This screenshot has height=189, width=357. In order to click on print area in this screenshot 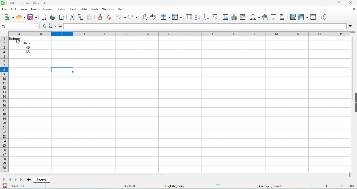, I will do `click(293, 17)`.